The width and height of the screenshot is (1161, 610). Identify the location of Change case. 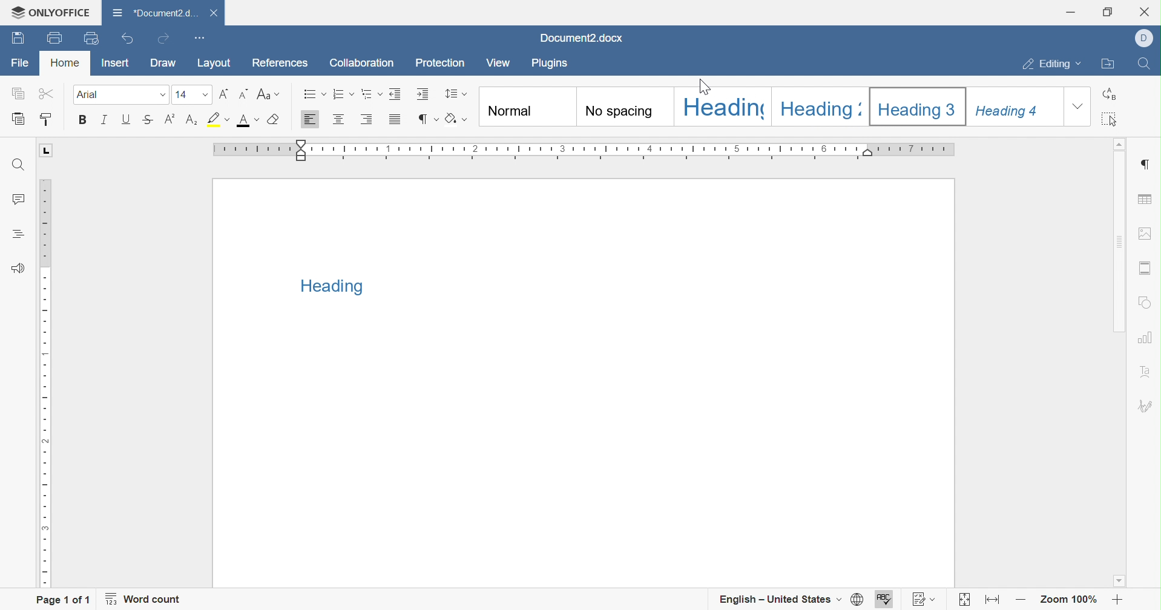
(265, 95).